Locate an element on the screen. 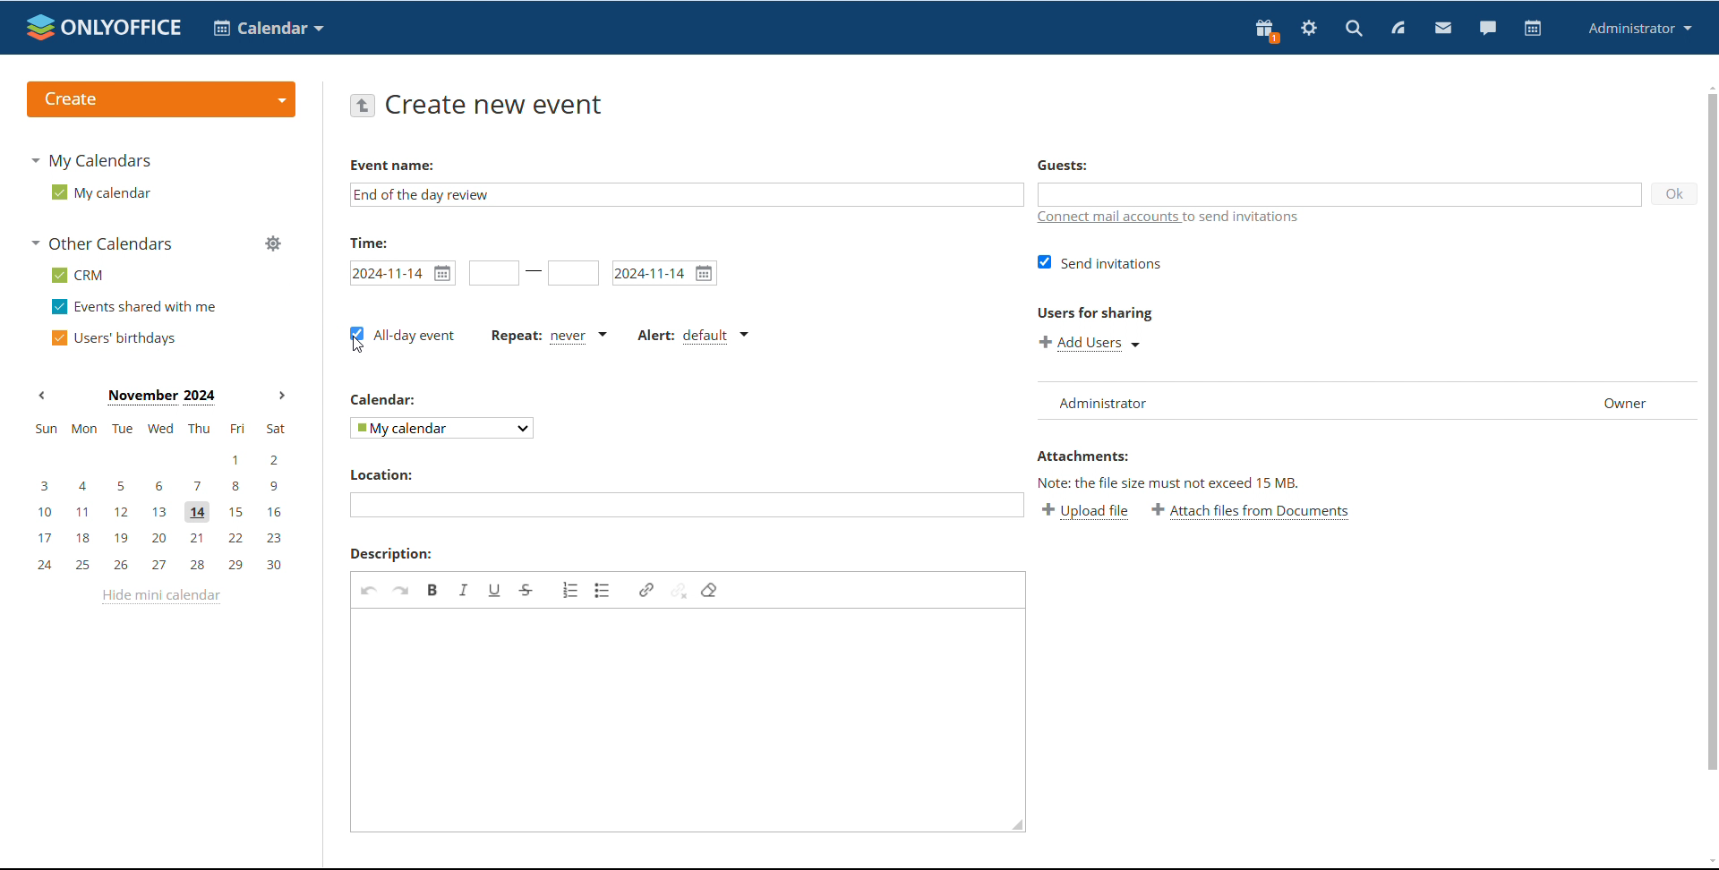 The width and height of the screenshot is (1719, 870). my calendars is located at coordinates (90, 159).